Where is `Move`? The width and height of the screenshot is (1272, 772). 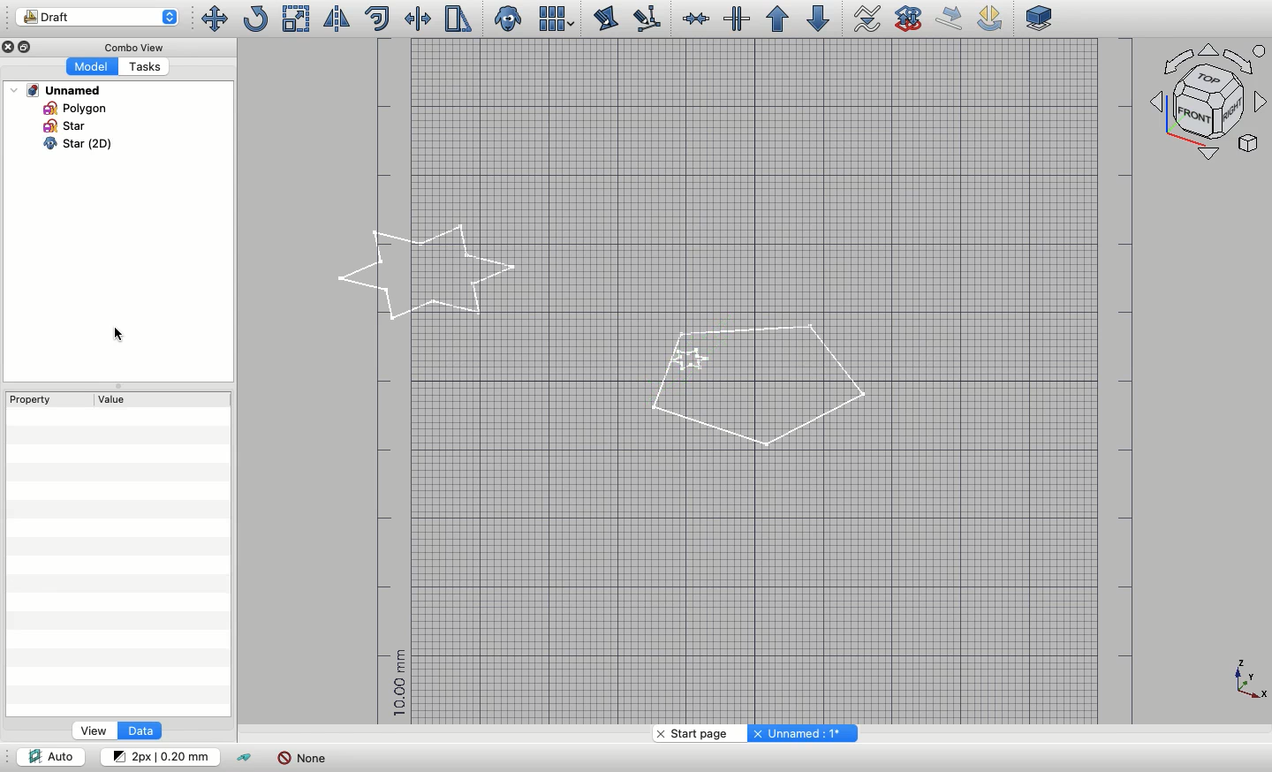
Move is located at coordinates (213, 19).